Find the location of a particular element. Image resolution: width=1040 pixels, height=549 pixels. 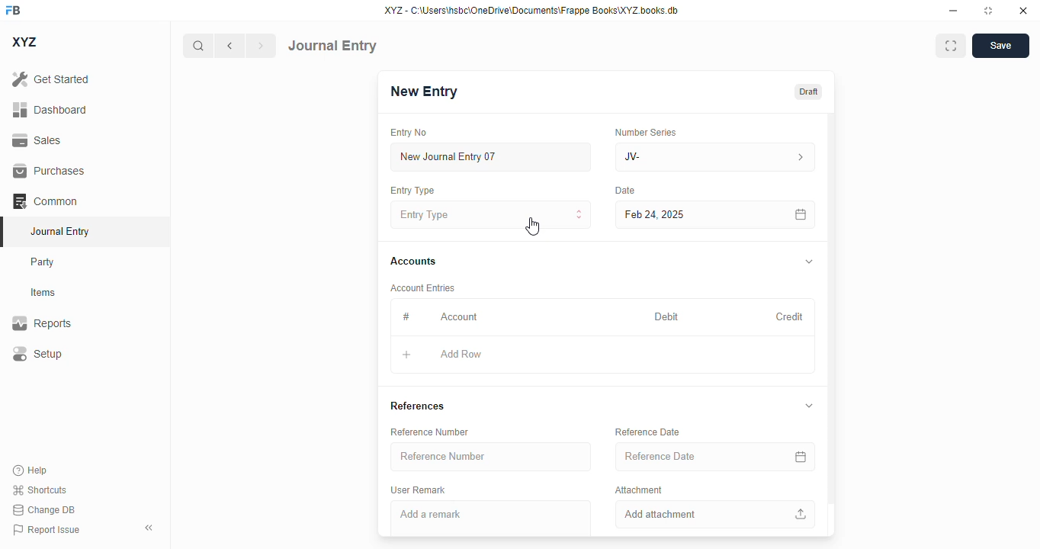

add row is located at coordinates (461, 354).